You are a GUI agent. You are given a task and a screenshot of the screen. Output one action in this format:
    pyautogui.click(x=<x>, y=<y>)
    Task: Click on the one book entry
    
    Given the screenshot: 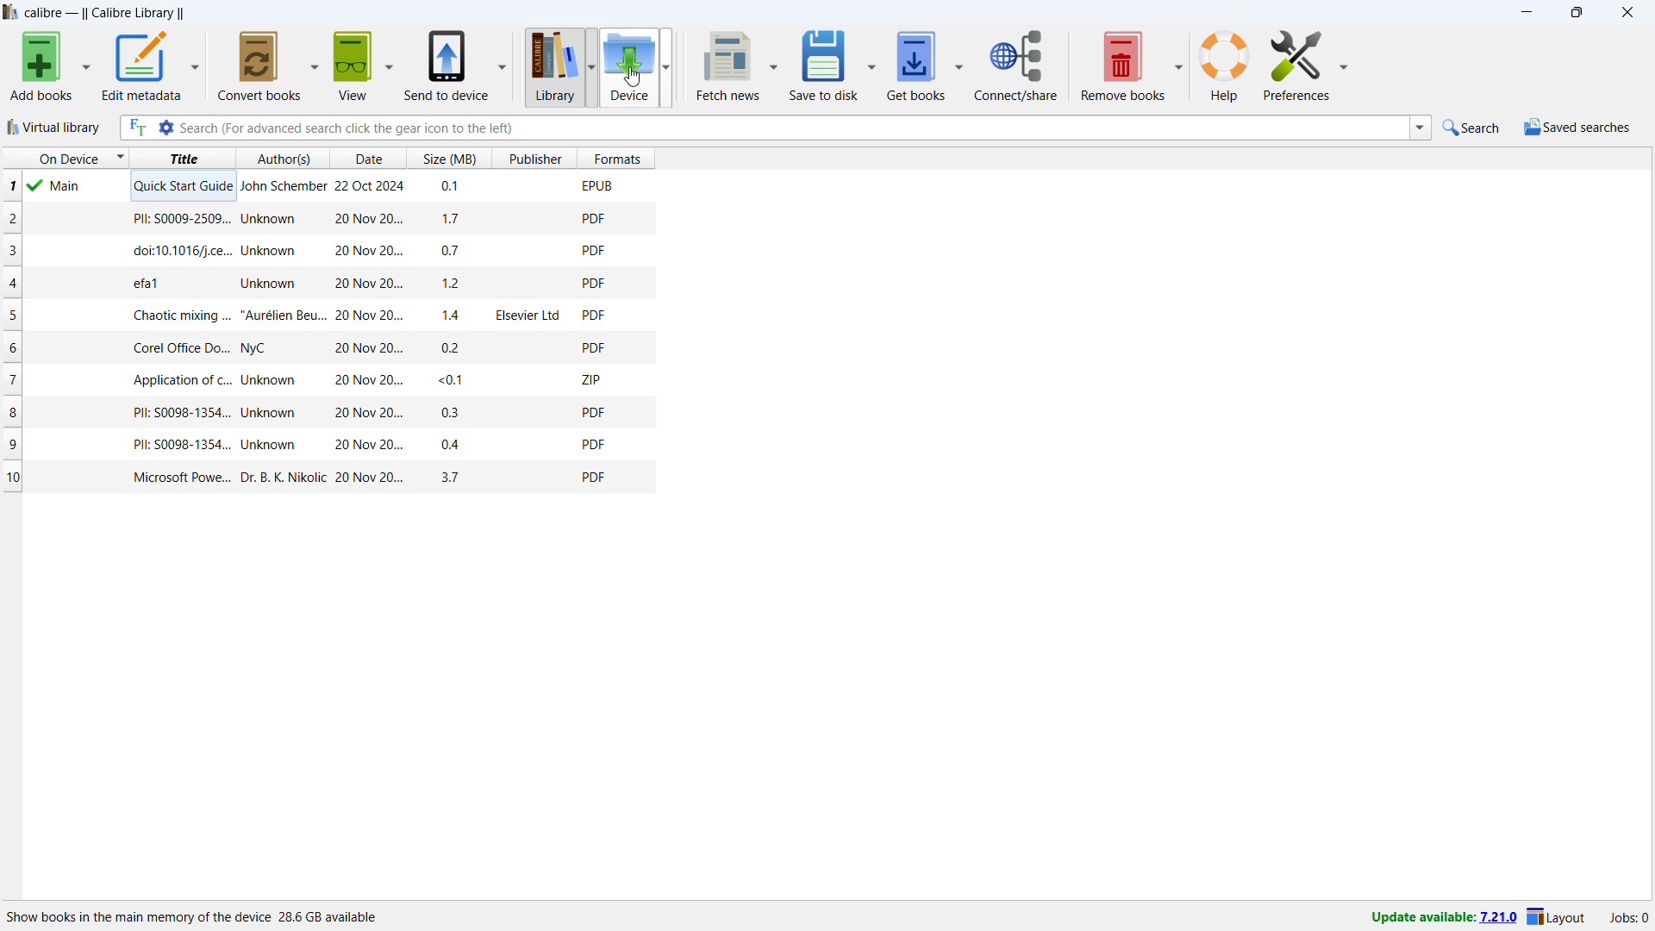 What is the action you would take?
    pyautogui.click(x=331, y=479)
    